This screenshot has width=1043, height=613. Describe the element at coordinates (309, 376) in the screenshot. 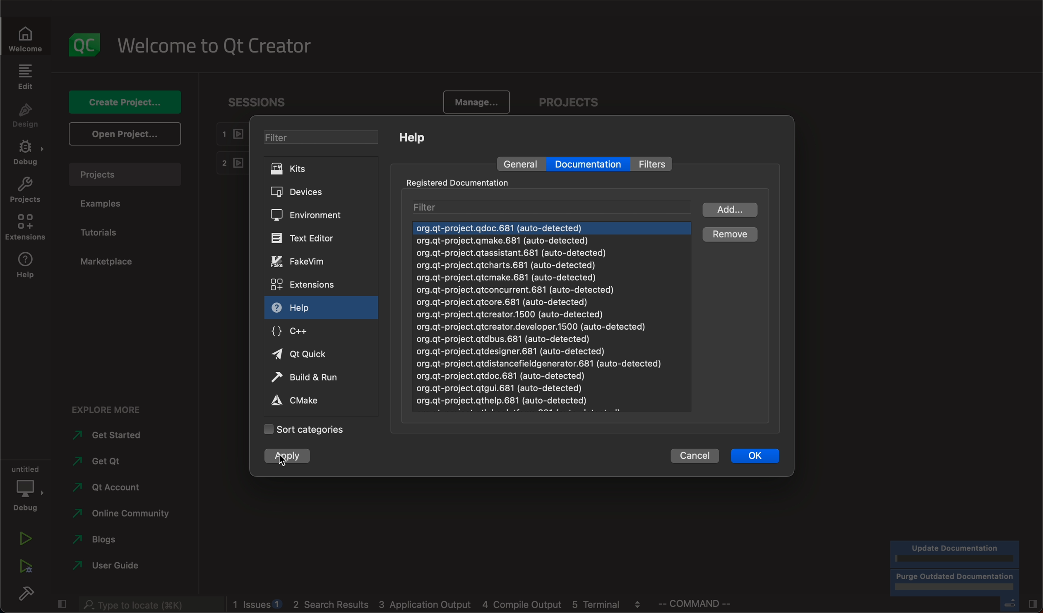

I see `run` at that location.